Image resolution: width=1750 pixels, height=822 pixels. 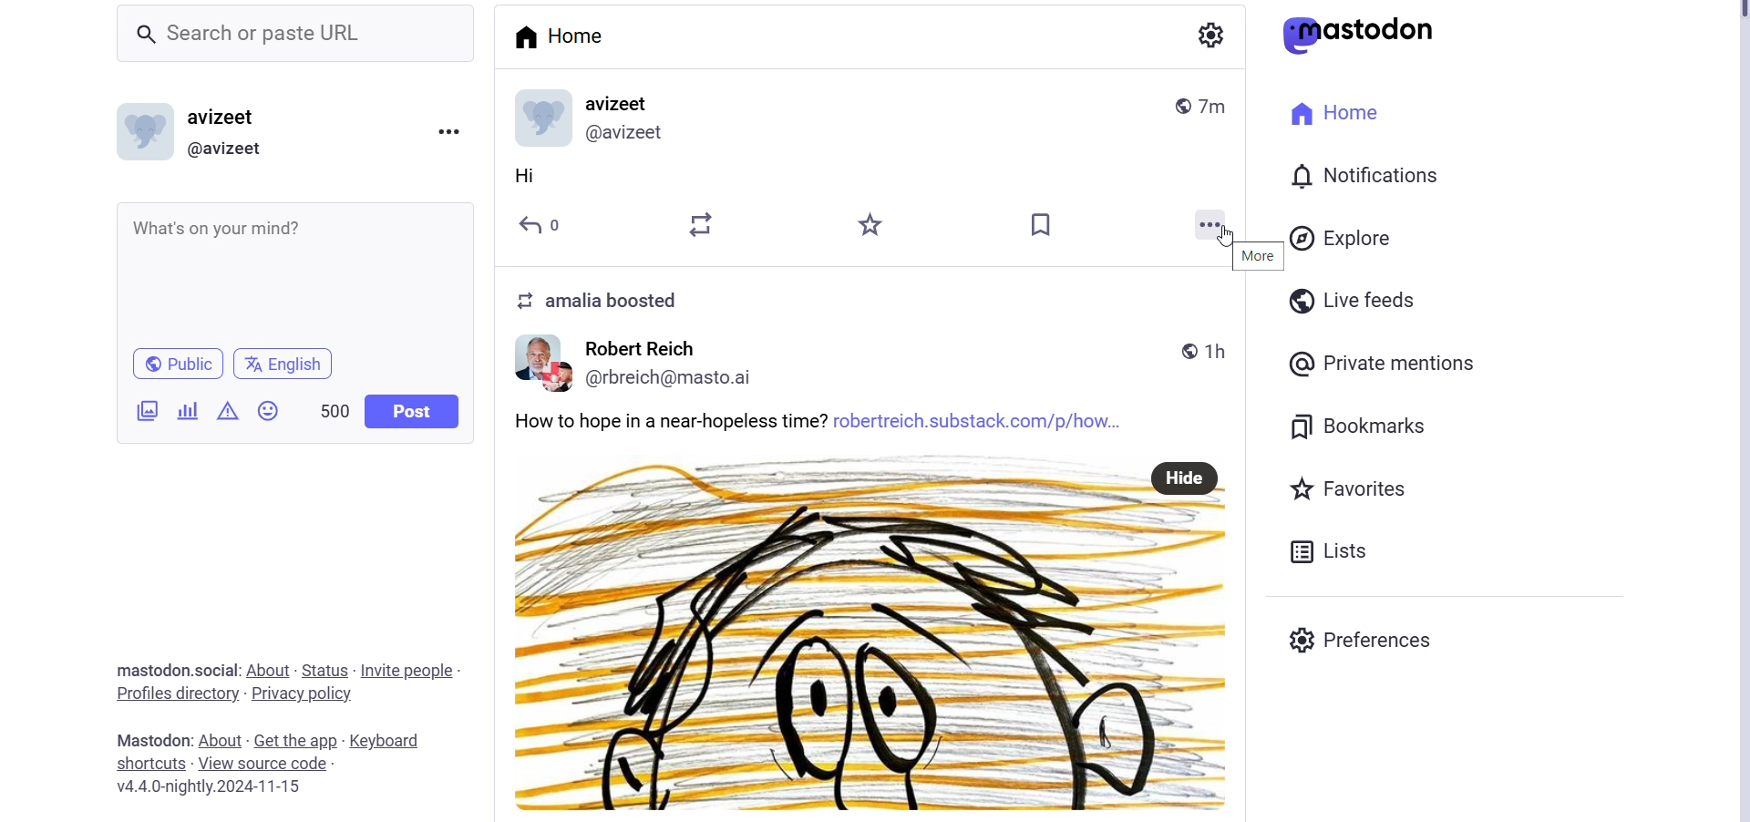 What do you see at coordinates (1384, 364) in the screenshot?
I see `Private Mentions` at bounding box center [1384, 364].